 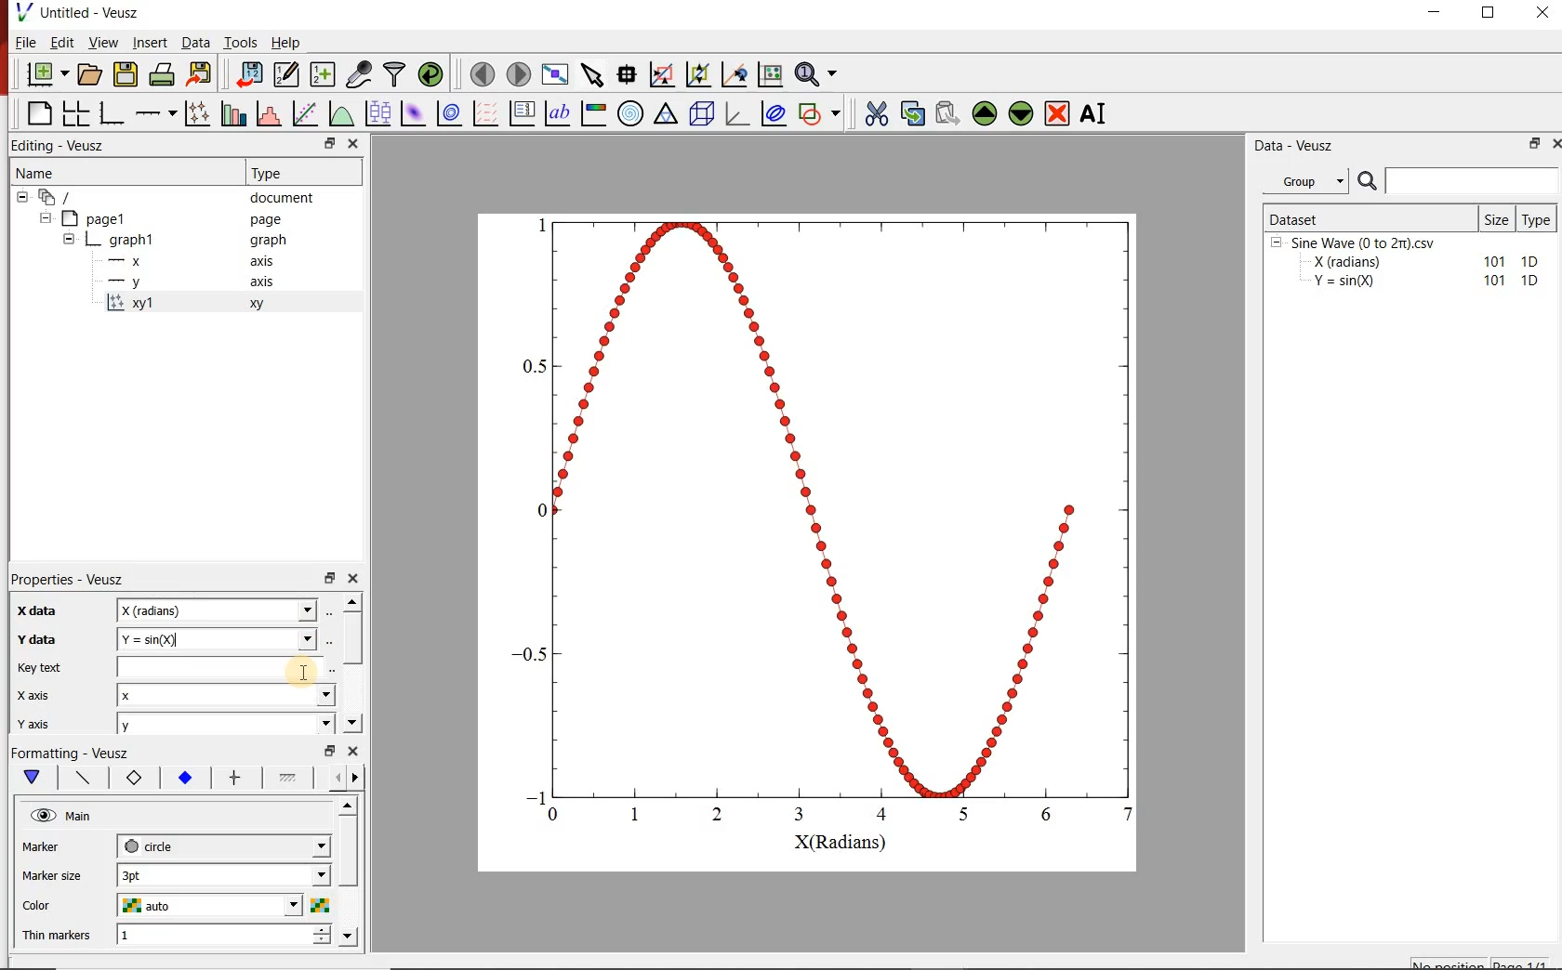 I want to click on arrange graph, so click(x=76, y=113).